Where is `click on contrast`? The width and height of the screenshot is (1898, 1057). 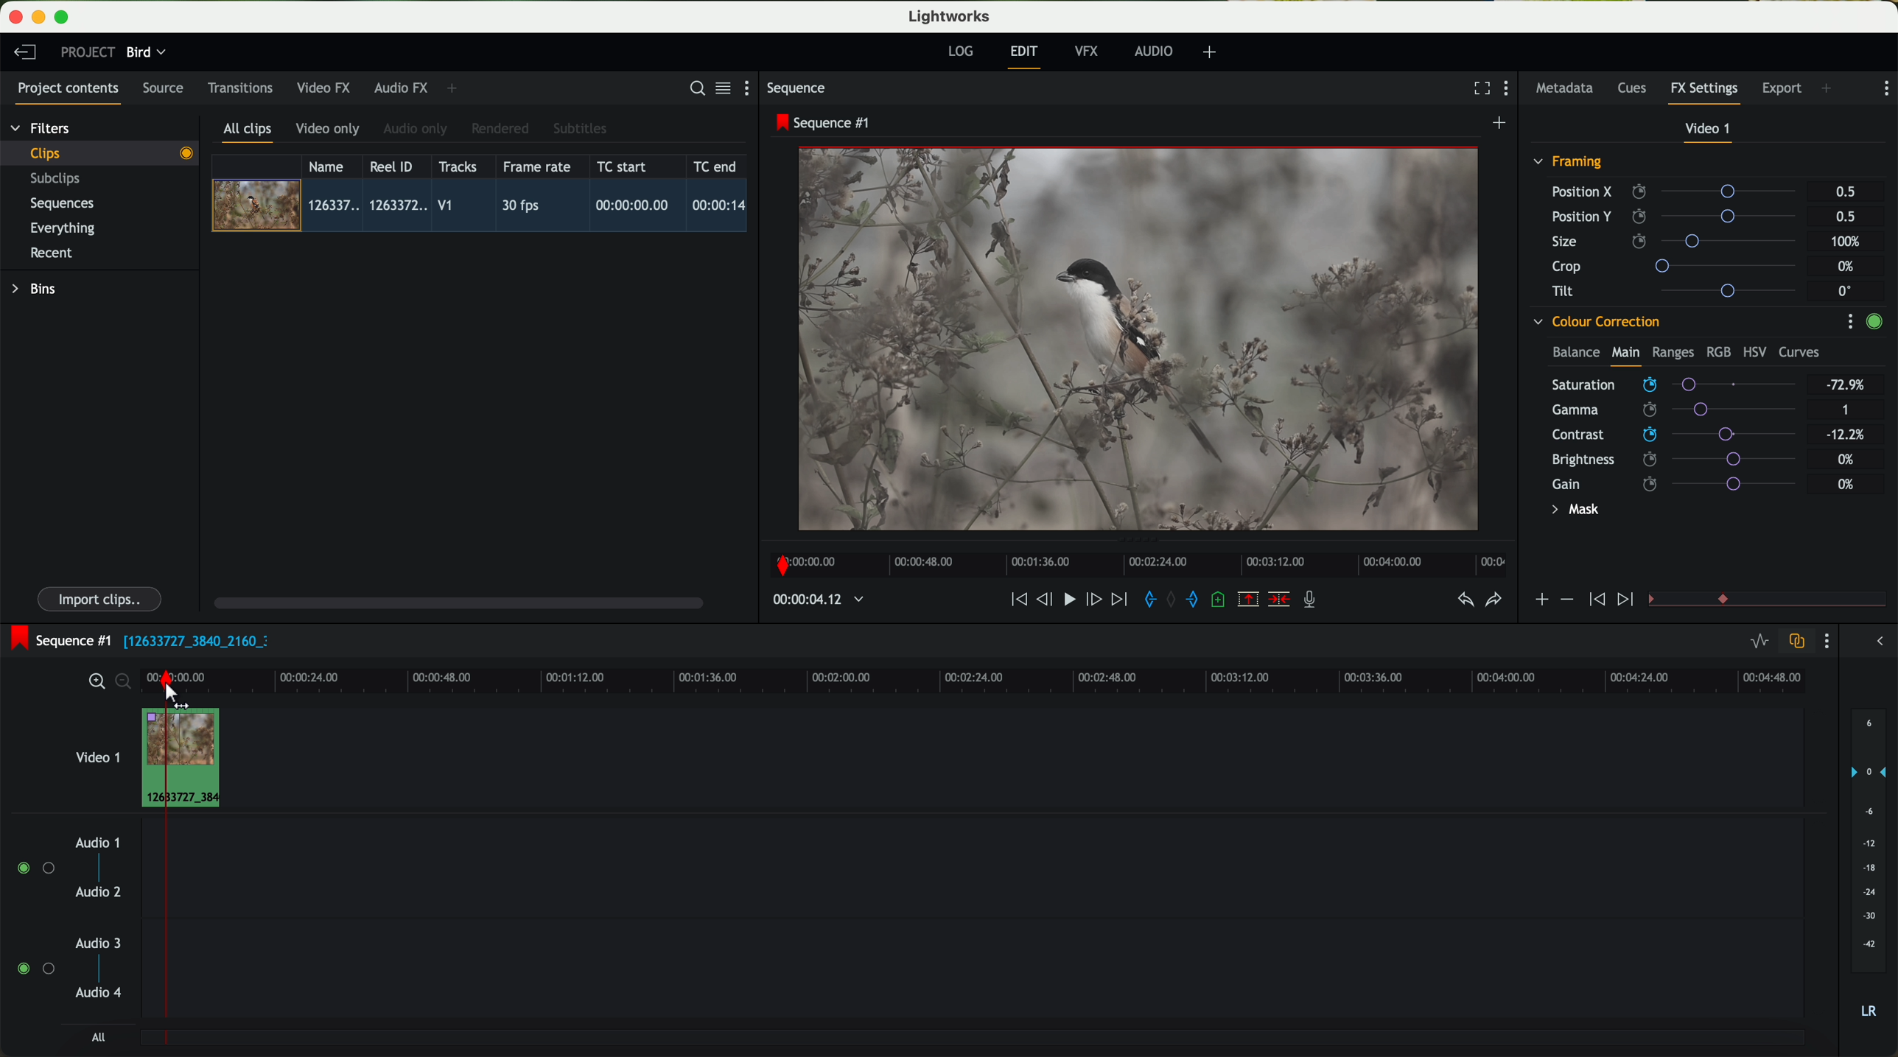
click on contrast is located at coordinates (1674, 436).